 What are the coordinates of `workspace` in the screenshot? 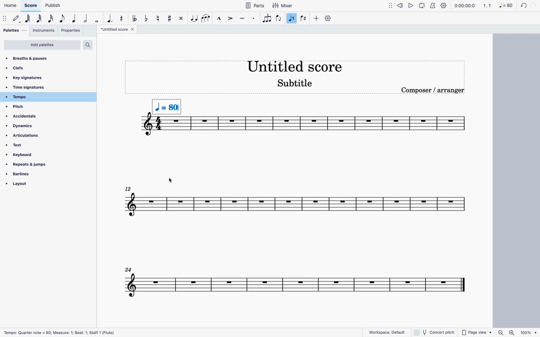 It's located at (384, 330).